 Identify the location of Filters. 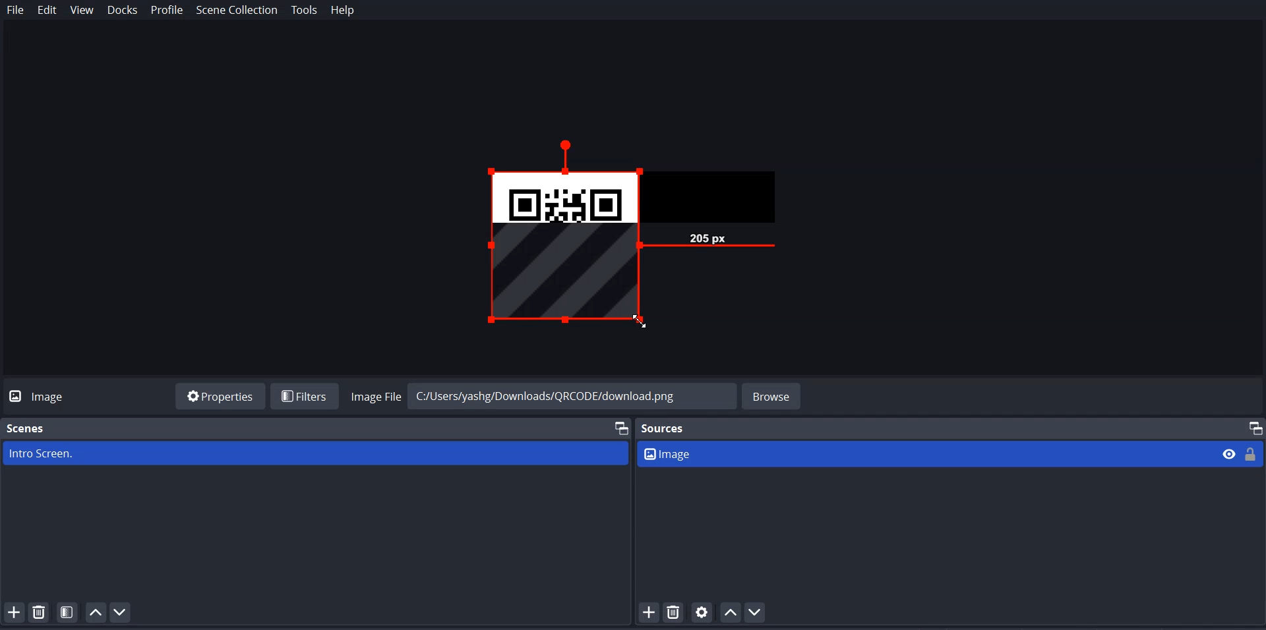
(304, 395).